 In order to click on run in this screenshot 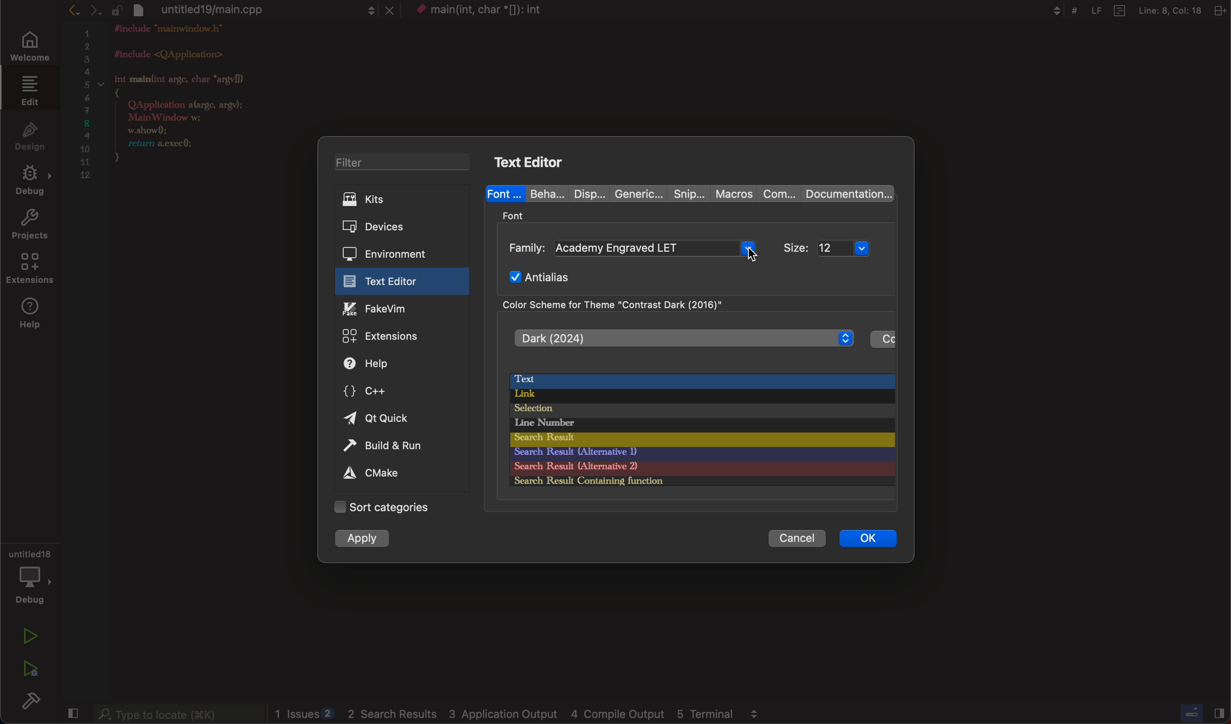, I will do `click(26, 637)`.